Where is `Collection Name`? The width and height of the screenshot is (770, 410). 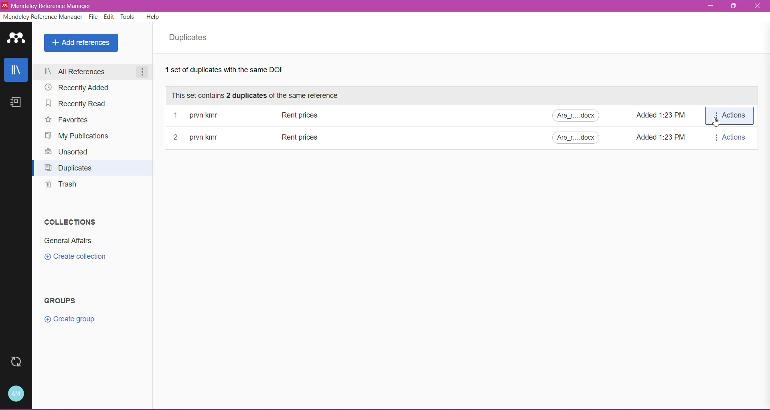
Collection Name is located at coordinates (67, 242).